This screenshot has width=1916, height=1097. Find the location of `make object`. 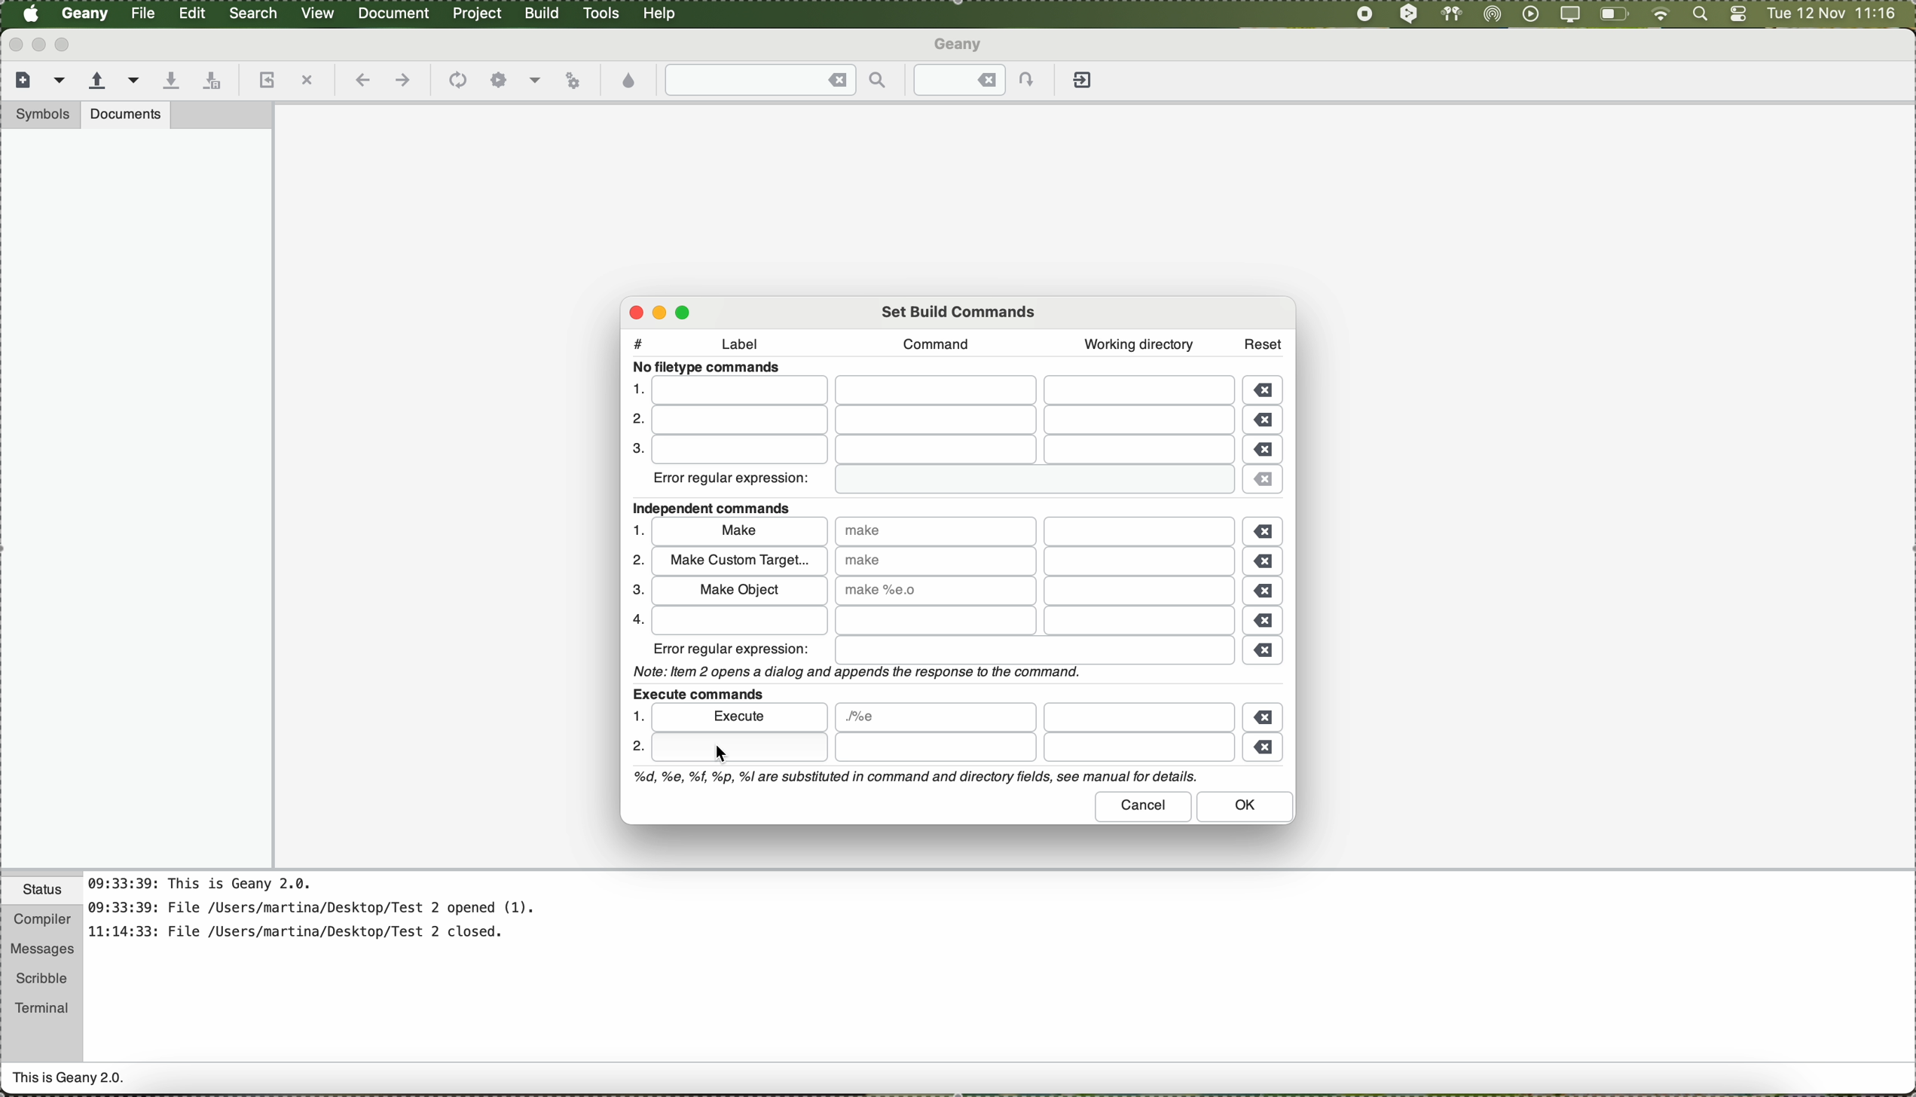

make object is located at coordinates (738, 589).